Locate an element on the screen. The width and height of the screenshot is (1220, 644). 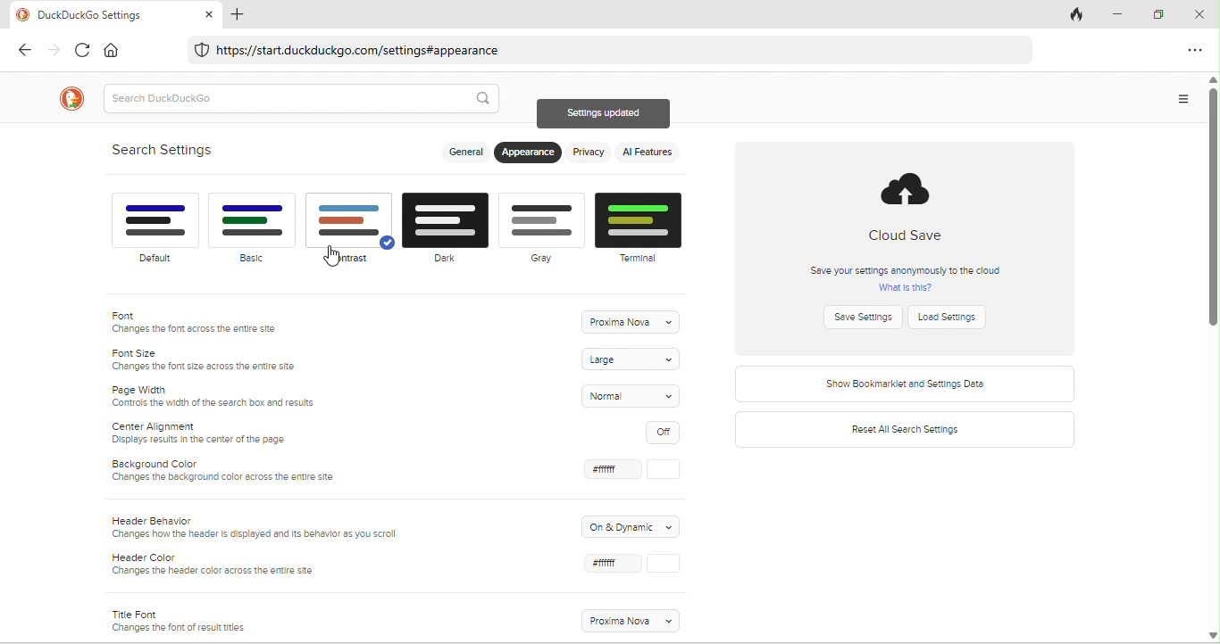
track tab is located at coordinates (1078, 16).